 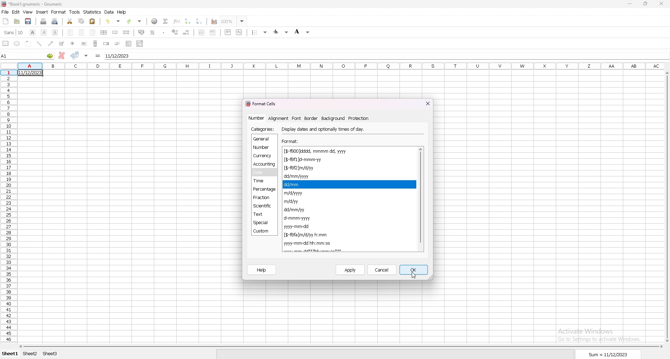 I want to click on percentage, so click(x=265, y=189).